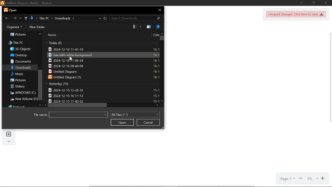  What do you see at coordinates (302, 3) in the screenshot?
I see `Minimize` at bounding box center [302, 3].